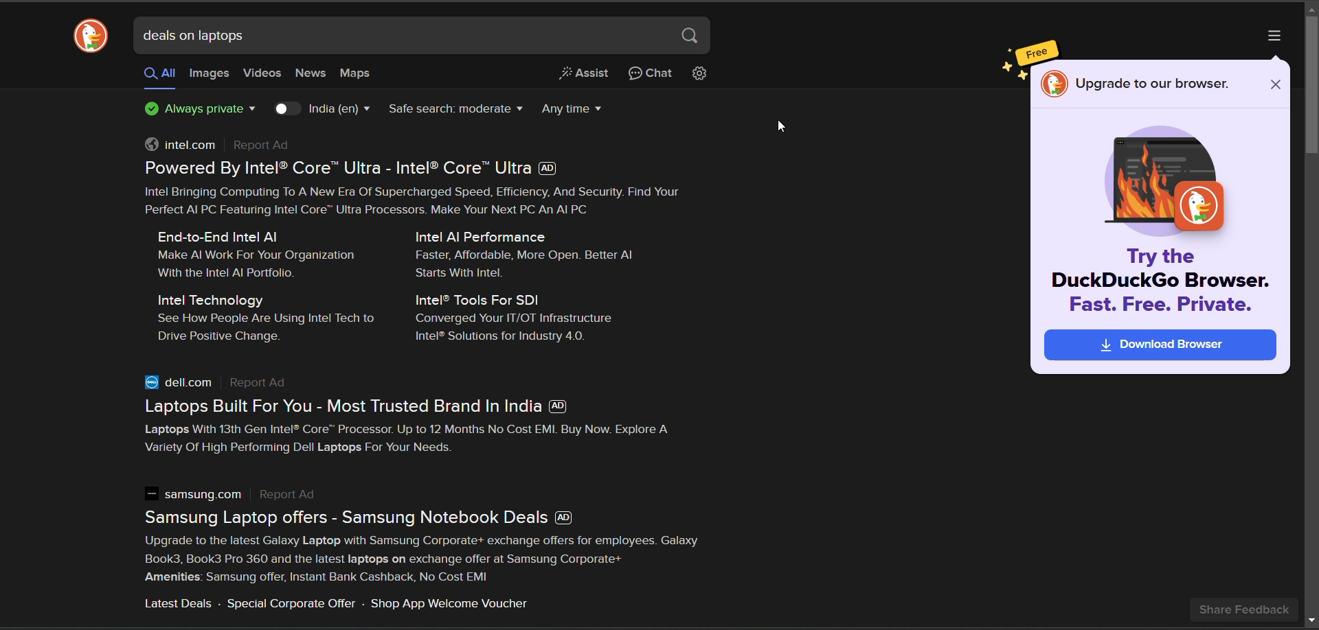 This screenshot has height=630, width=1319. Describe the element at coordinates (225, 145) in the screenshot. I see ` intel.com Report Ad` at that location.